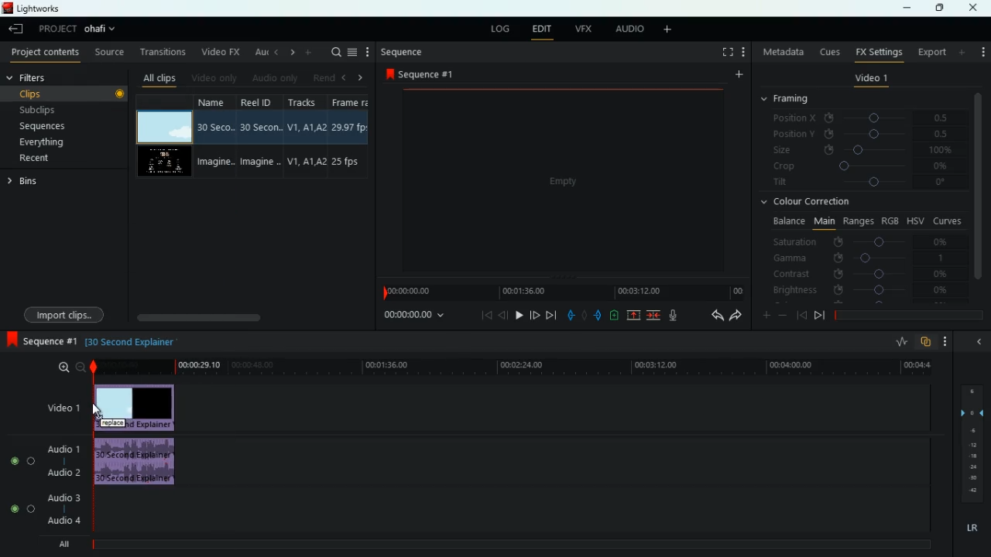 The width and height of the screenshot is (991, 557). What do you see at coordinates (655, 315) in the screenshot?
I see `join` at bounding box center [655, 315].